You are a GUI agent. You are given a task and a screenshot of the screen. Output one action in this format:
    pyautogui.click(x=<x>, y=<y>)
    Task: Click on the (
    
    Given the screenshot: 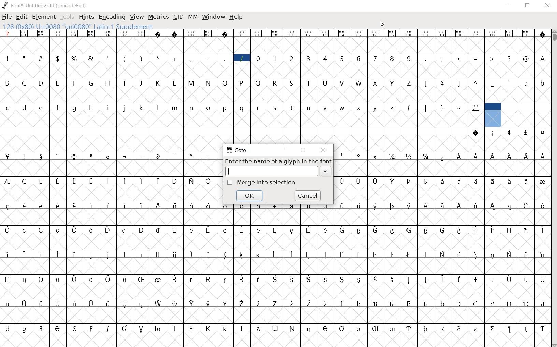 What is the action you would take?
    pyautogui.click(x=125, y=58)
    